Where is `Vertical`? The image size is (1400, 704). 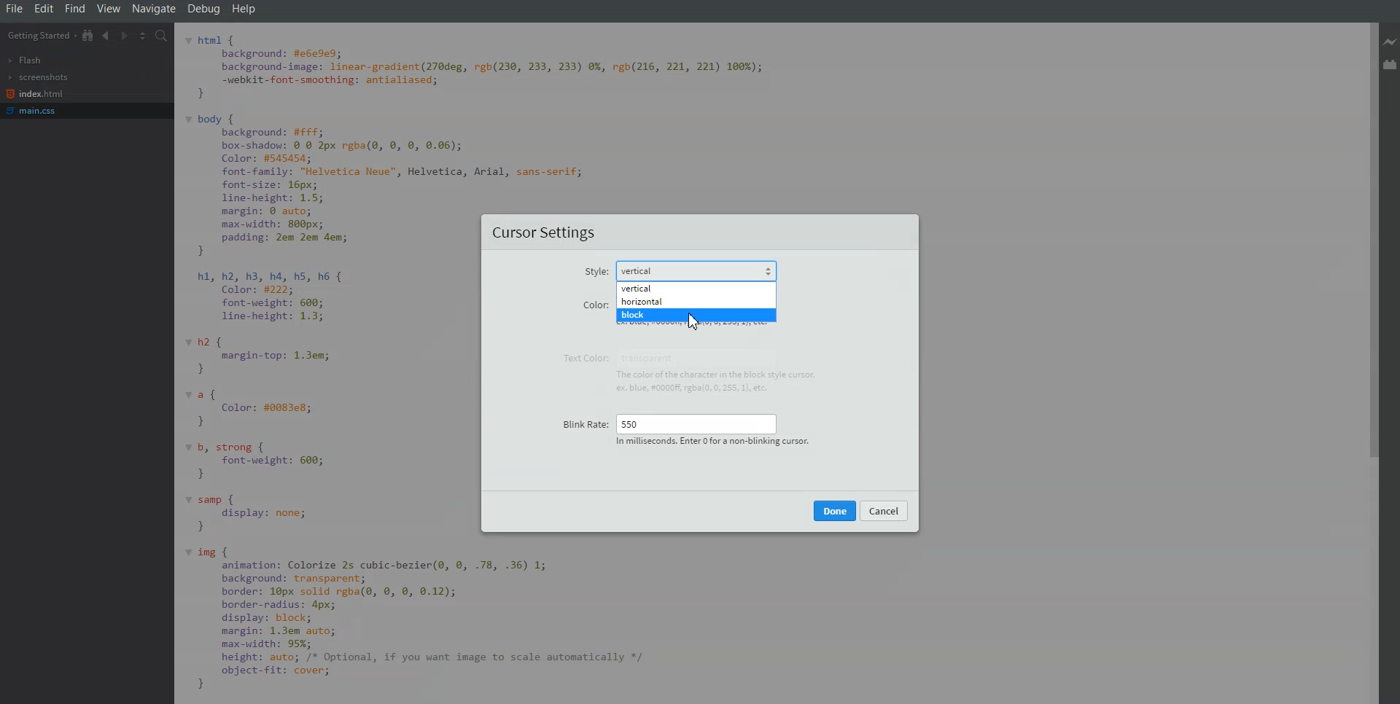
Vertical is located at coordinates (696, 287).